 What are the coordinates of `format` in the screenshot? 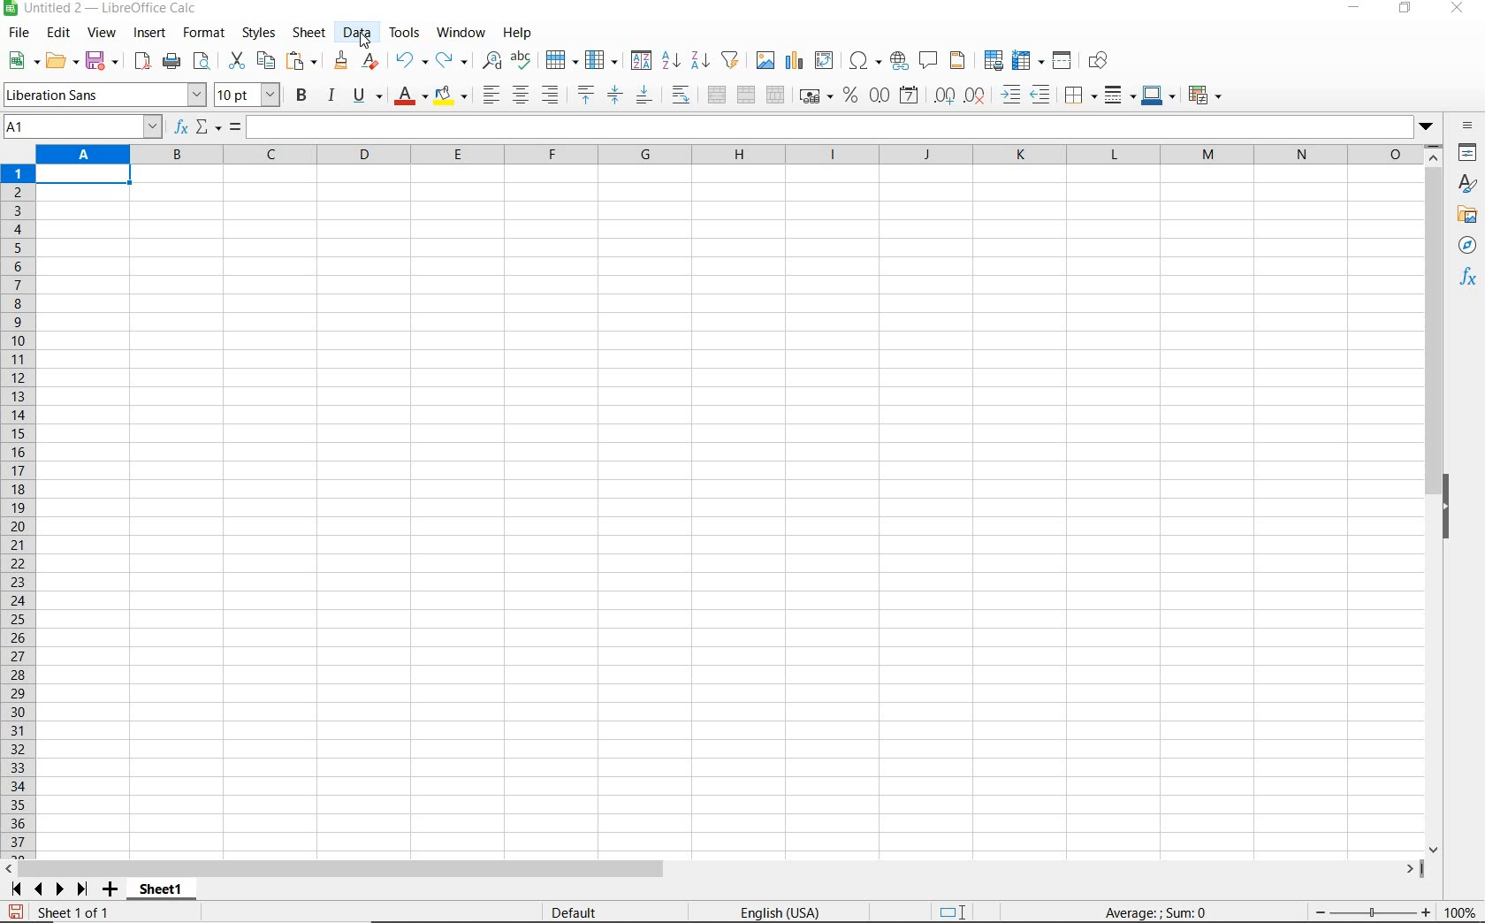 It's located at (202, 33).